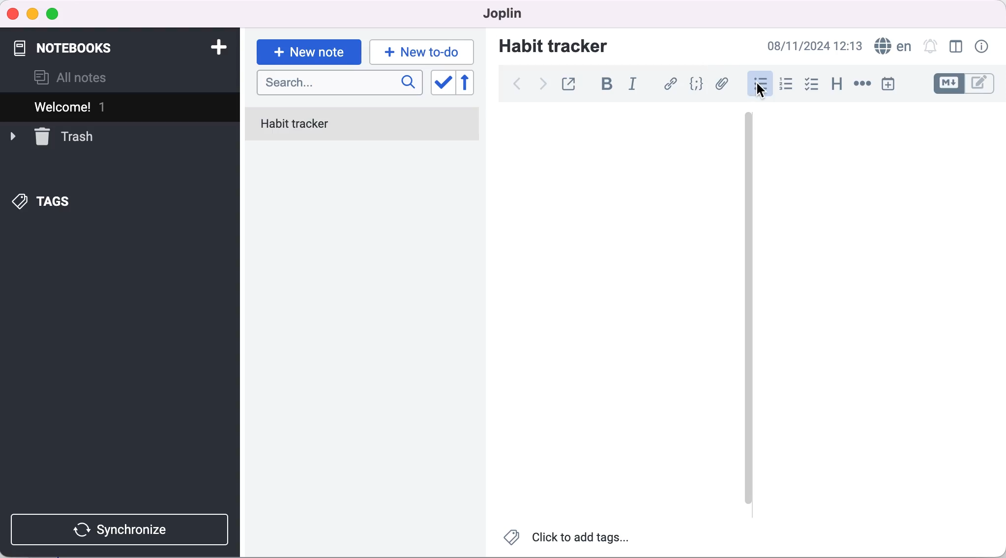 The width and height of the screenshot is (1006, 558). I want to click on forward, so click(541, 87).